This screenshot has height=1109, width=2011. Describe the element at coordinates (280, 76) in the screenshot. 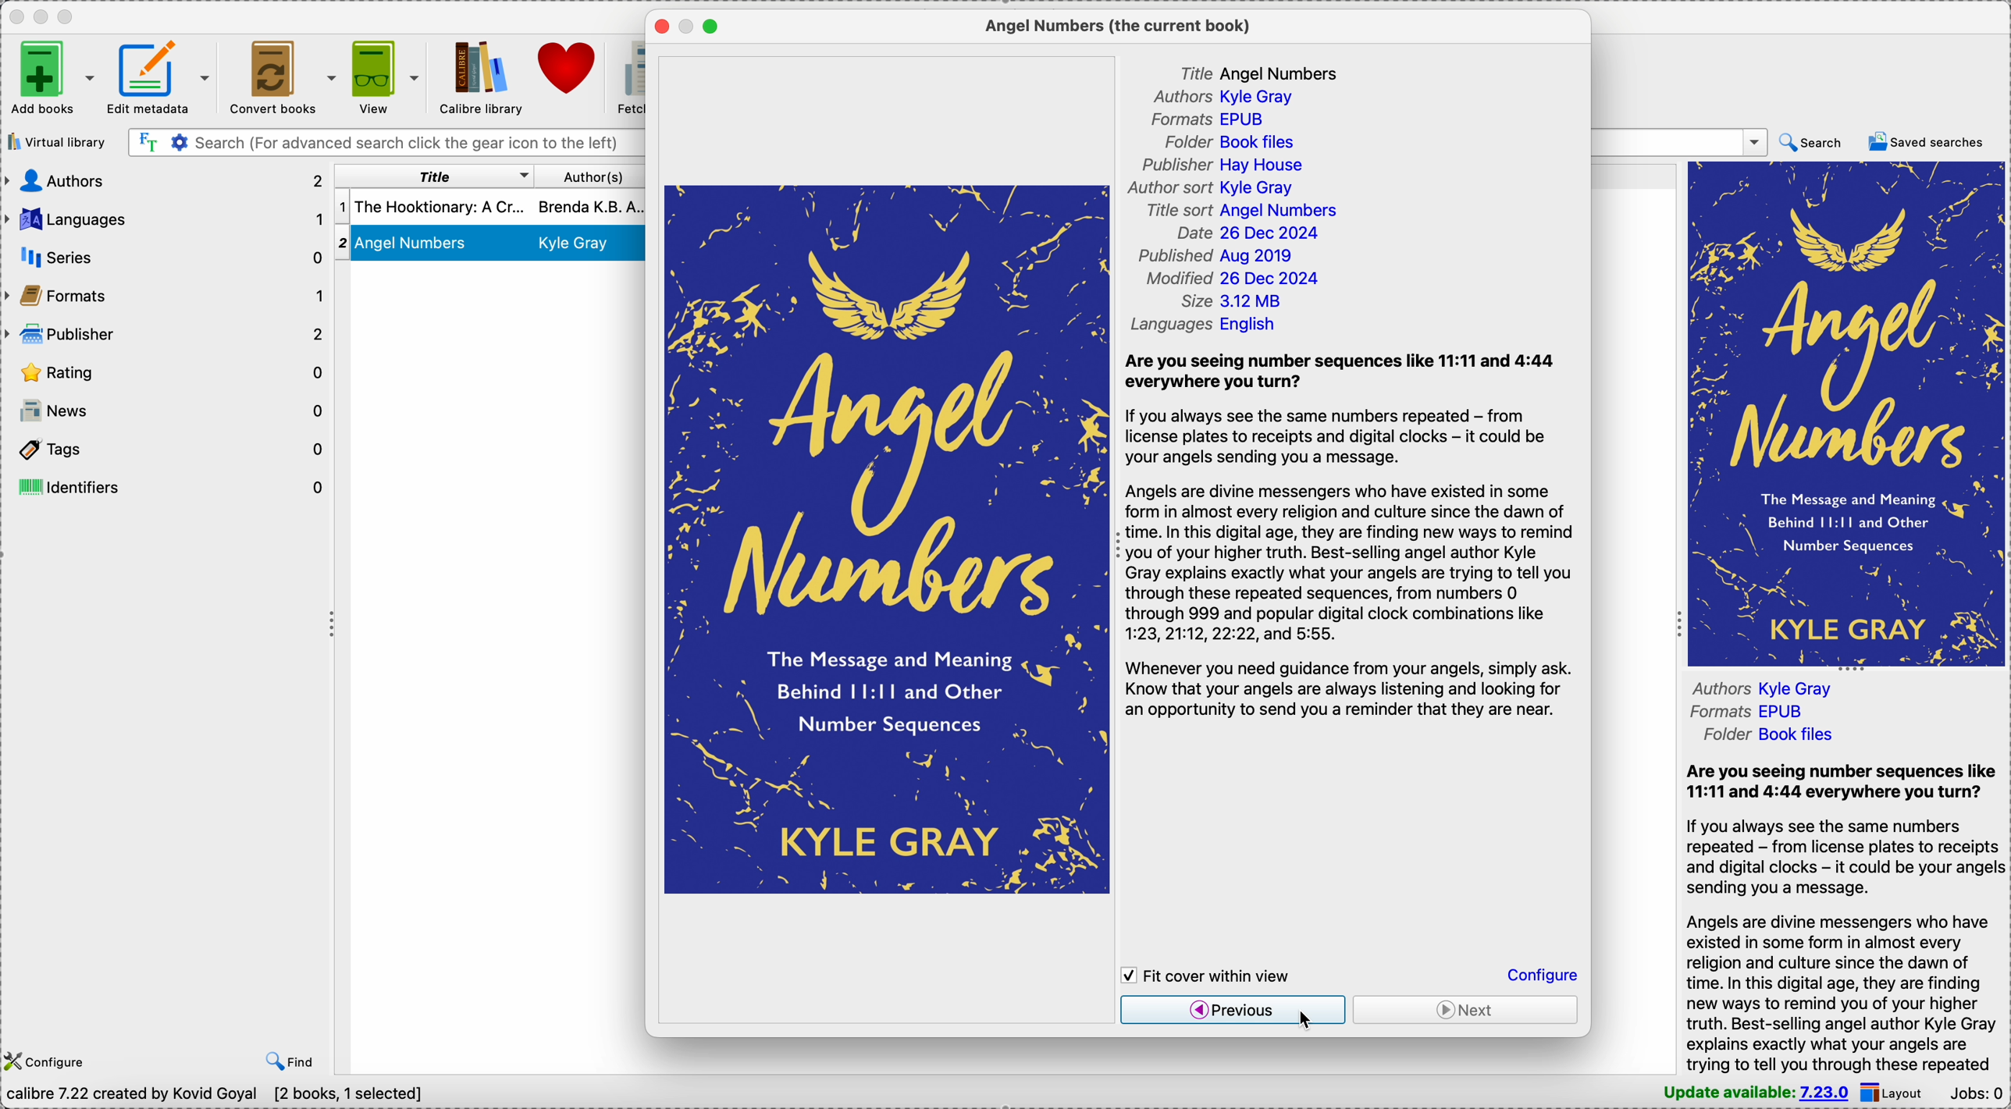

I see `convert books` at that location.